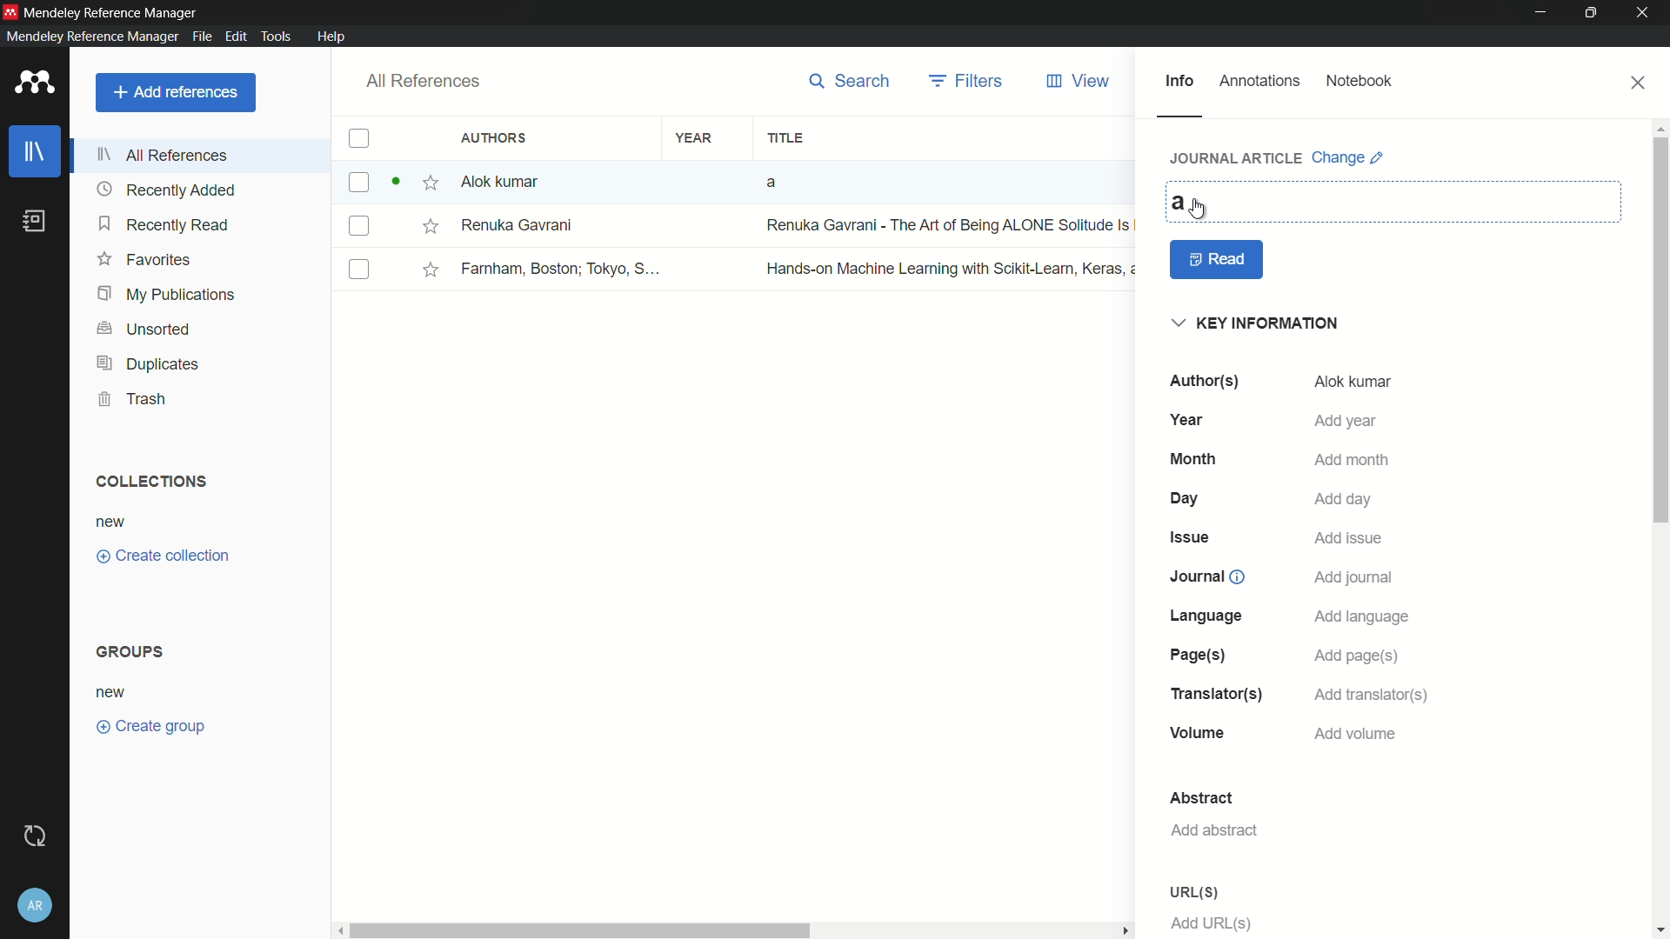 This screenshot has width=1670, height=939. Describe the element at coordinates (166, 190) in the screenshot. I see `recently added` at that location.